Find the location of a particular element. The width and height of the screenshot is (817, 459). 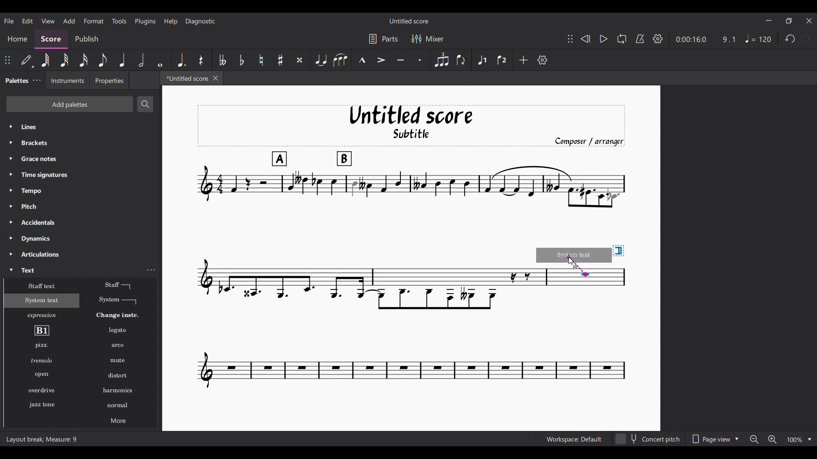

Untitled score is located at coordinates (409, 21).